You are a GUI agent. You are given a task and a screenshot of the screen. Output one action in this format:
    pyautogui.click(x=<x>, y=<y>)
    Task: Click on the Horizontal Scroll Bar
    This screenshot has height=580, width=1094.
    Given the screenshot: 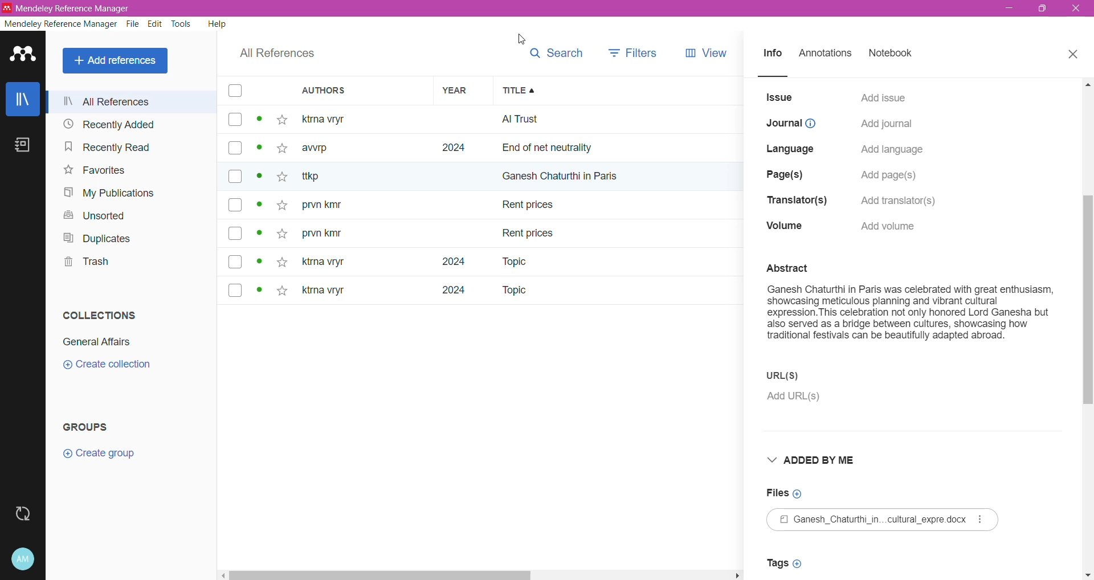 What is the action you would take?
    pyautogui.click(x=483, y=575)
    